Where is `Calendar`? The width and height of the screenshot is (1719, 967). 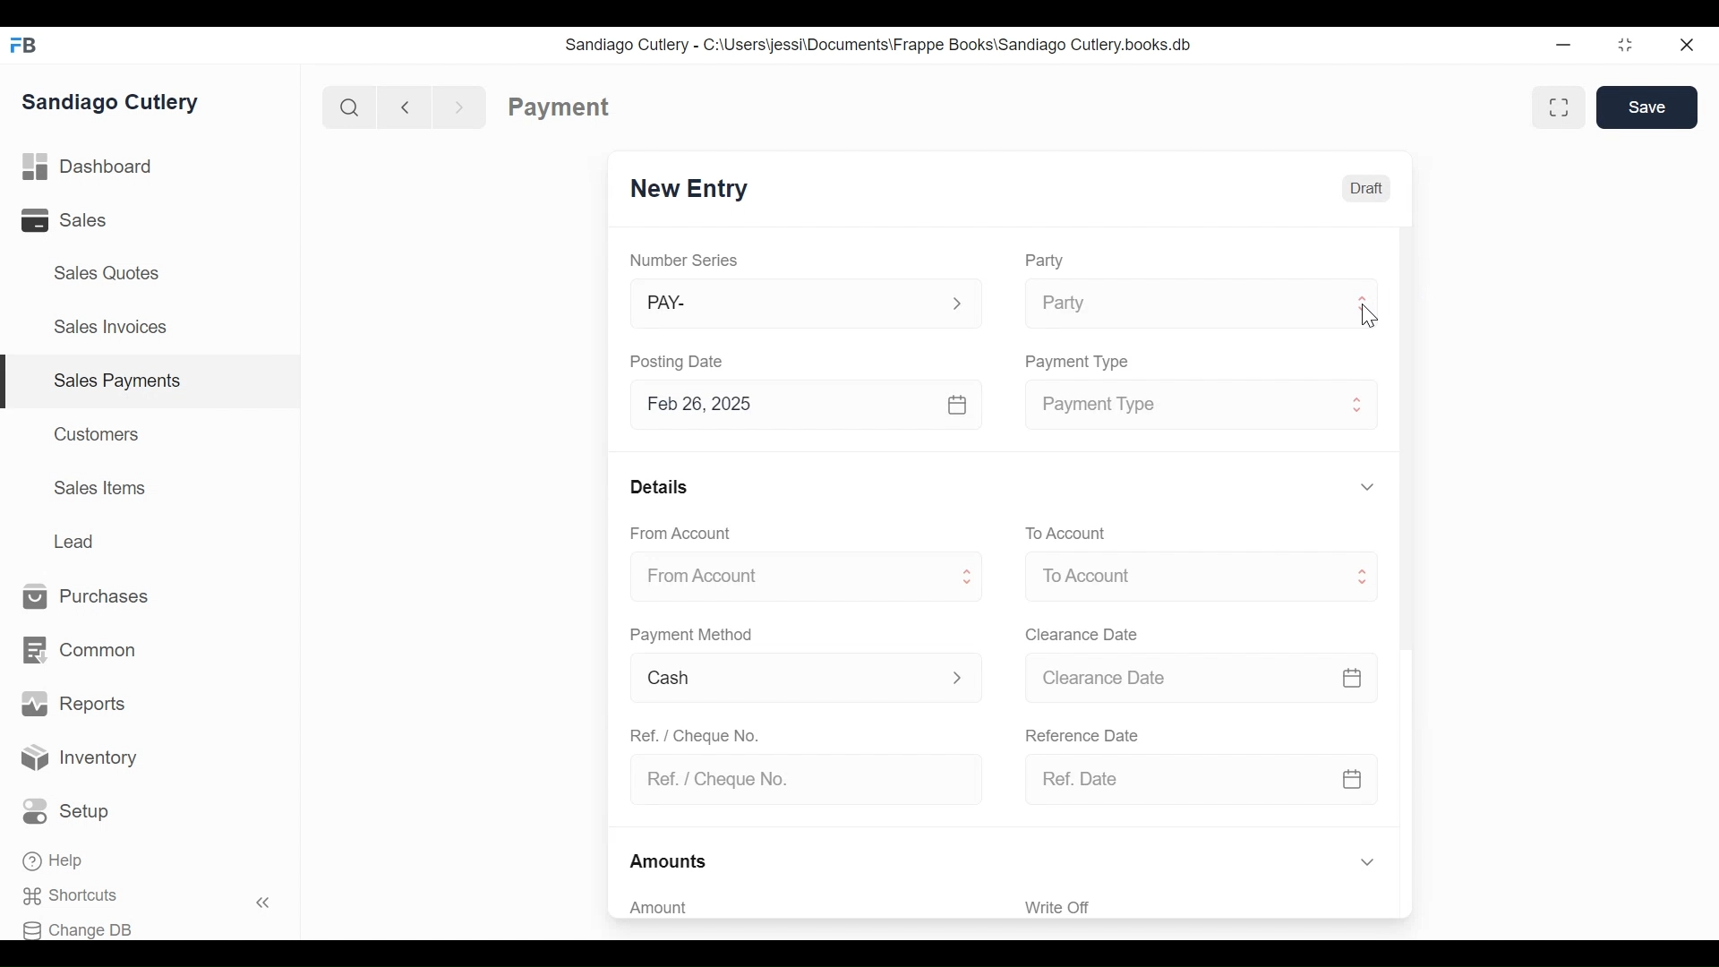
Calendar is located at coordinates (959, 405).